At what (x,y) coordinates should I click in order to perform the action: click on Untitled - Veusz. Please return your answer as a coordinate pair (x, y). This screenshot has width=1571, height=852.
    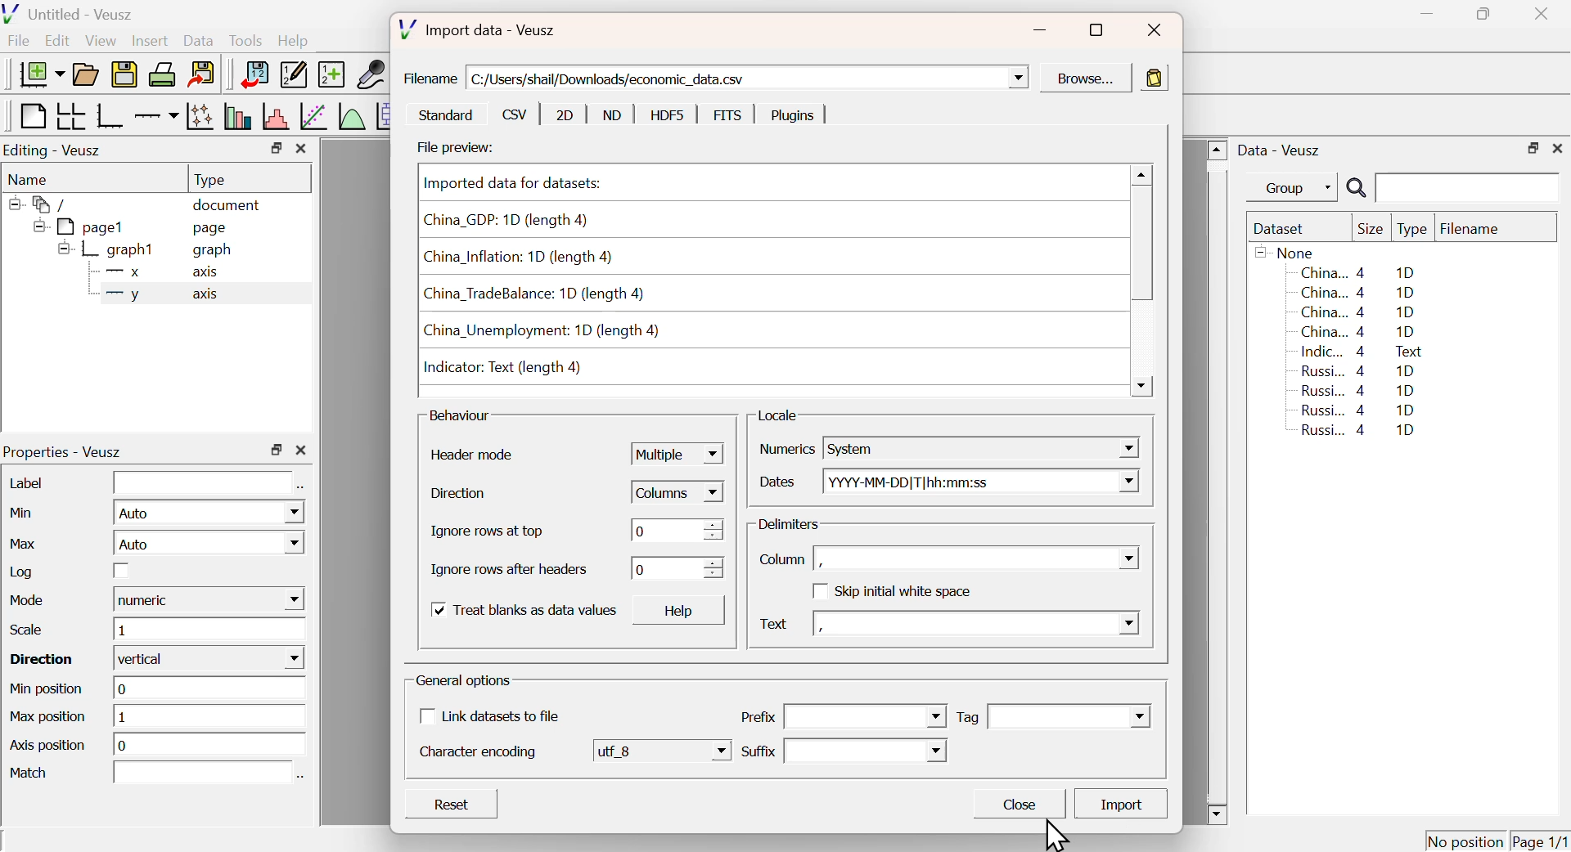
    Looking at the image, I should click on (72, 16).